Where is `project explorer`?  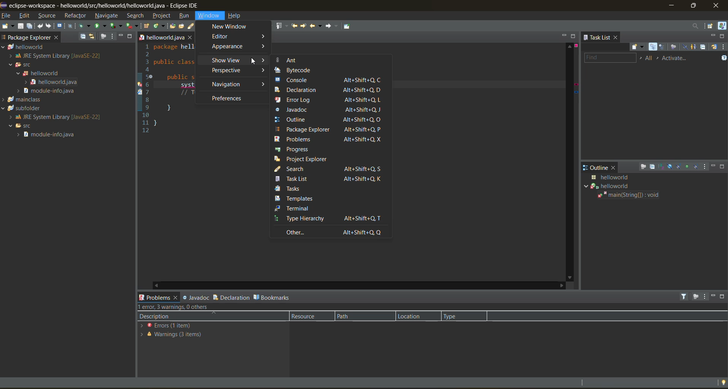
project explorer is located at coordinates (312, 159).